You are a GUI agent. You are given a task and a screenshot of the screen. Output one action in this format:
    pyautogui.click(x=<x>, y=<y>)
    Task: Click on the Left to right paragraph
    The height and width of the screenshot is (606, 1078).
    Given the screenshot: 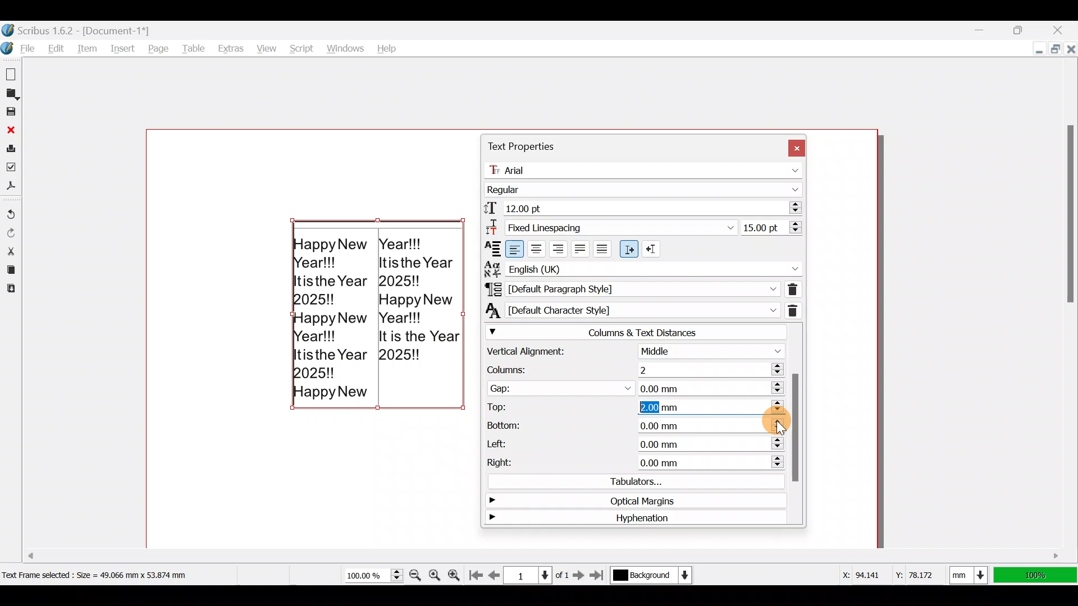 What is the action you would take?
    pyautogui.click(x=629, y=249)
    